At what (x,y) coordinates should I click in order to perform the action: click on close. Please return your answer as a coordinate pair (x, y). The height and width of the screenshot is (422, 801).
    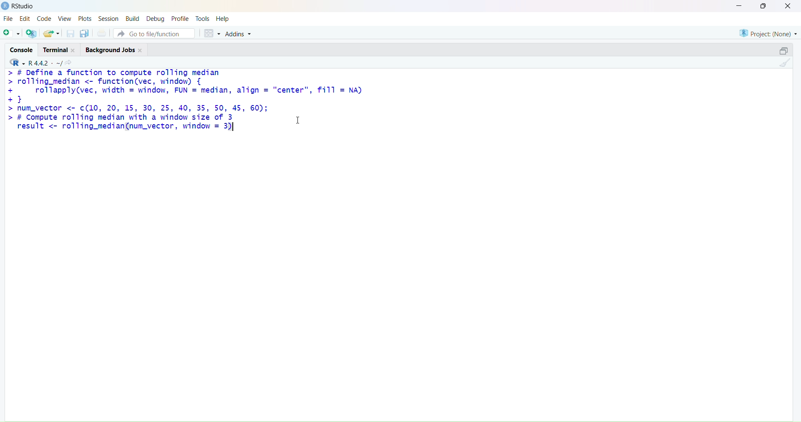
    Looking at the image, I should click on (73, 50).